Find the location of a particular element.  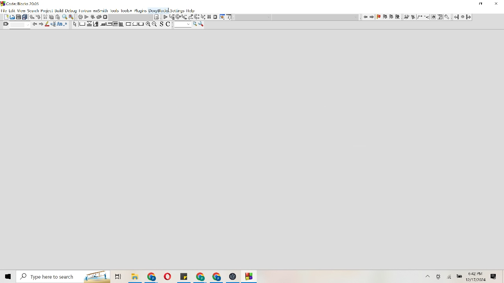

File is located at coordinates (233, 277).